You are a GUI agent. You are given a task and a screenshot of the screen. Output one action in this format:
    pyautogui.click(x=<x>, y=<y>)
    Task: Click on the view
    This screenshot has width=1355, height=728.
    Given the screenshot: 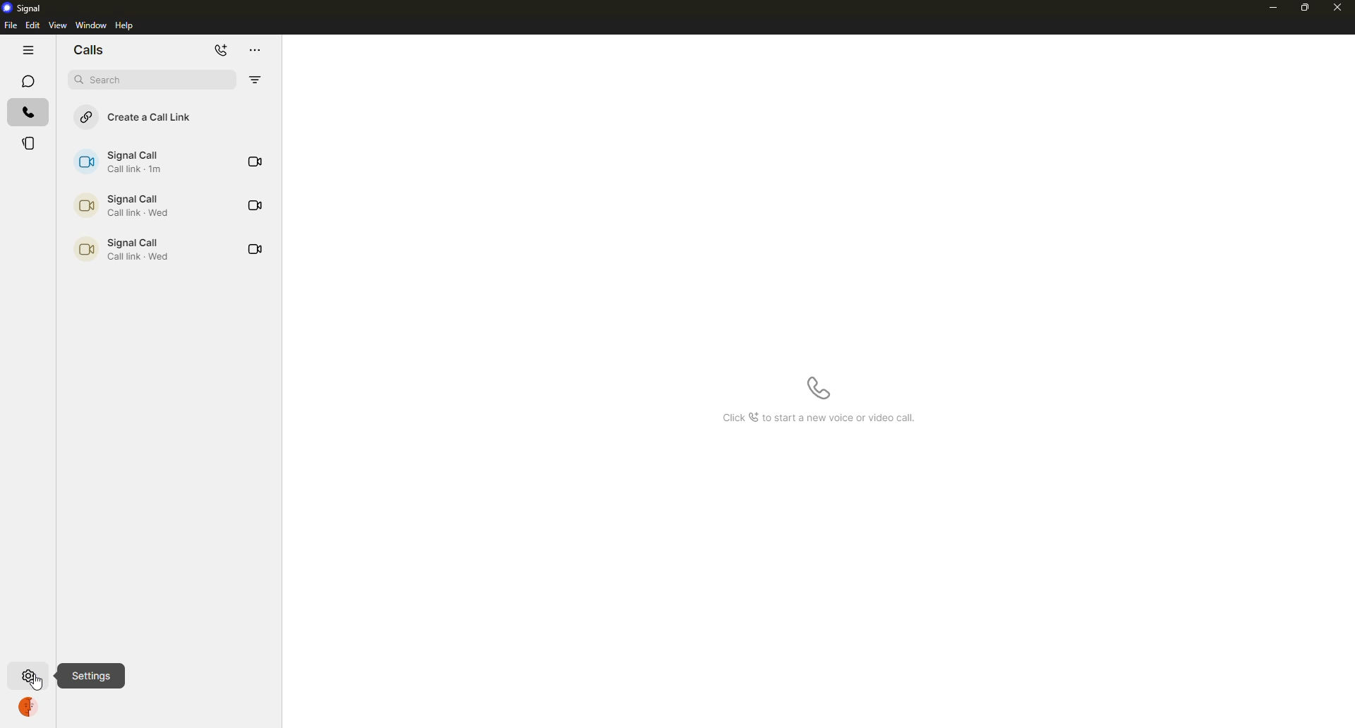 What is the action you would take?
    pyautogui.click(x=57, y=25)
    